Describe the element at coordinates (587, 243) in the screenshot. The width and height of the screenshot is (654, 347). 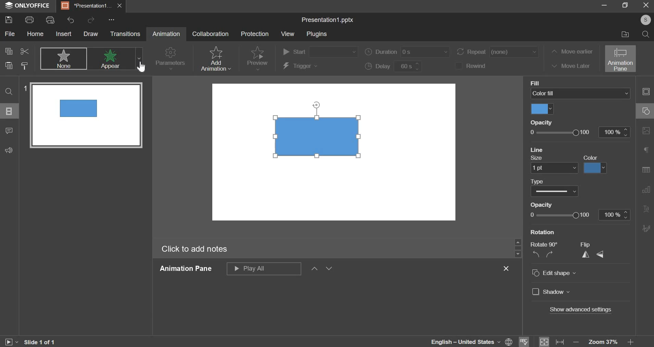
I see `flip` at that location.